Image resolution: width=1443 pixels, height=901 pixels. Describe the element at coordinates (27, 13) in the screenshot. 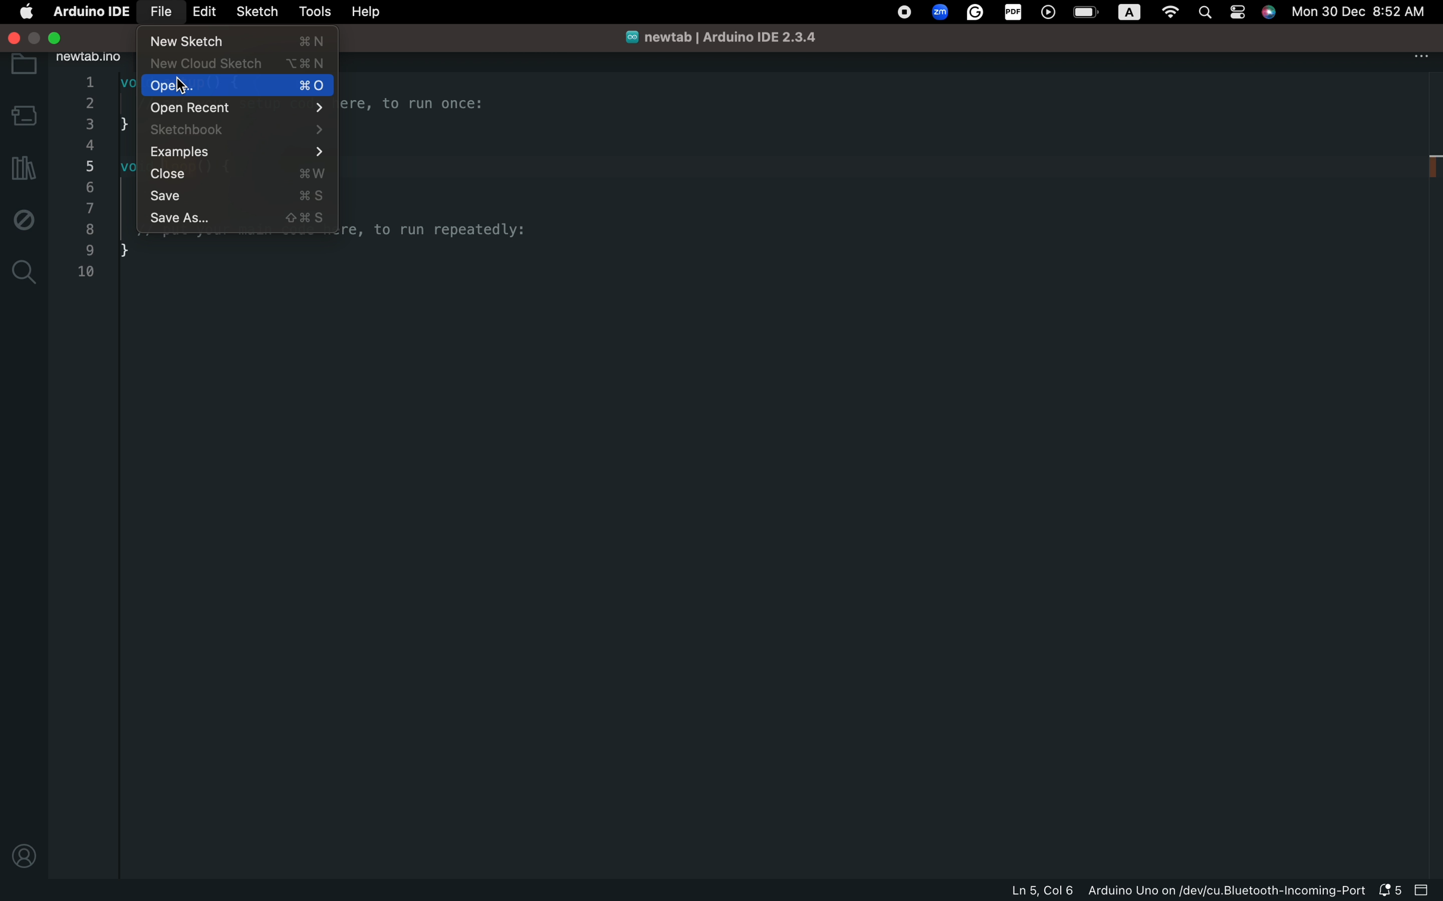

I see `main setting` at that location.